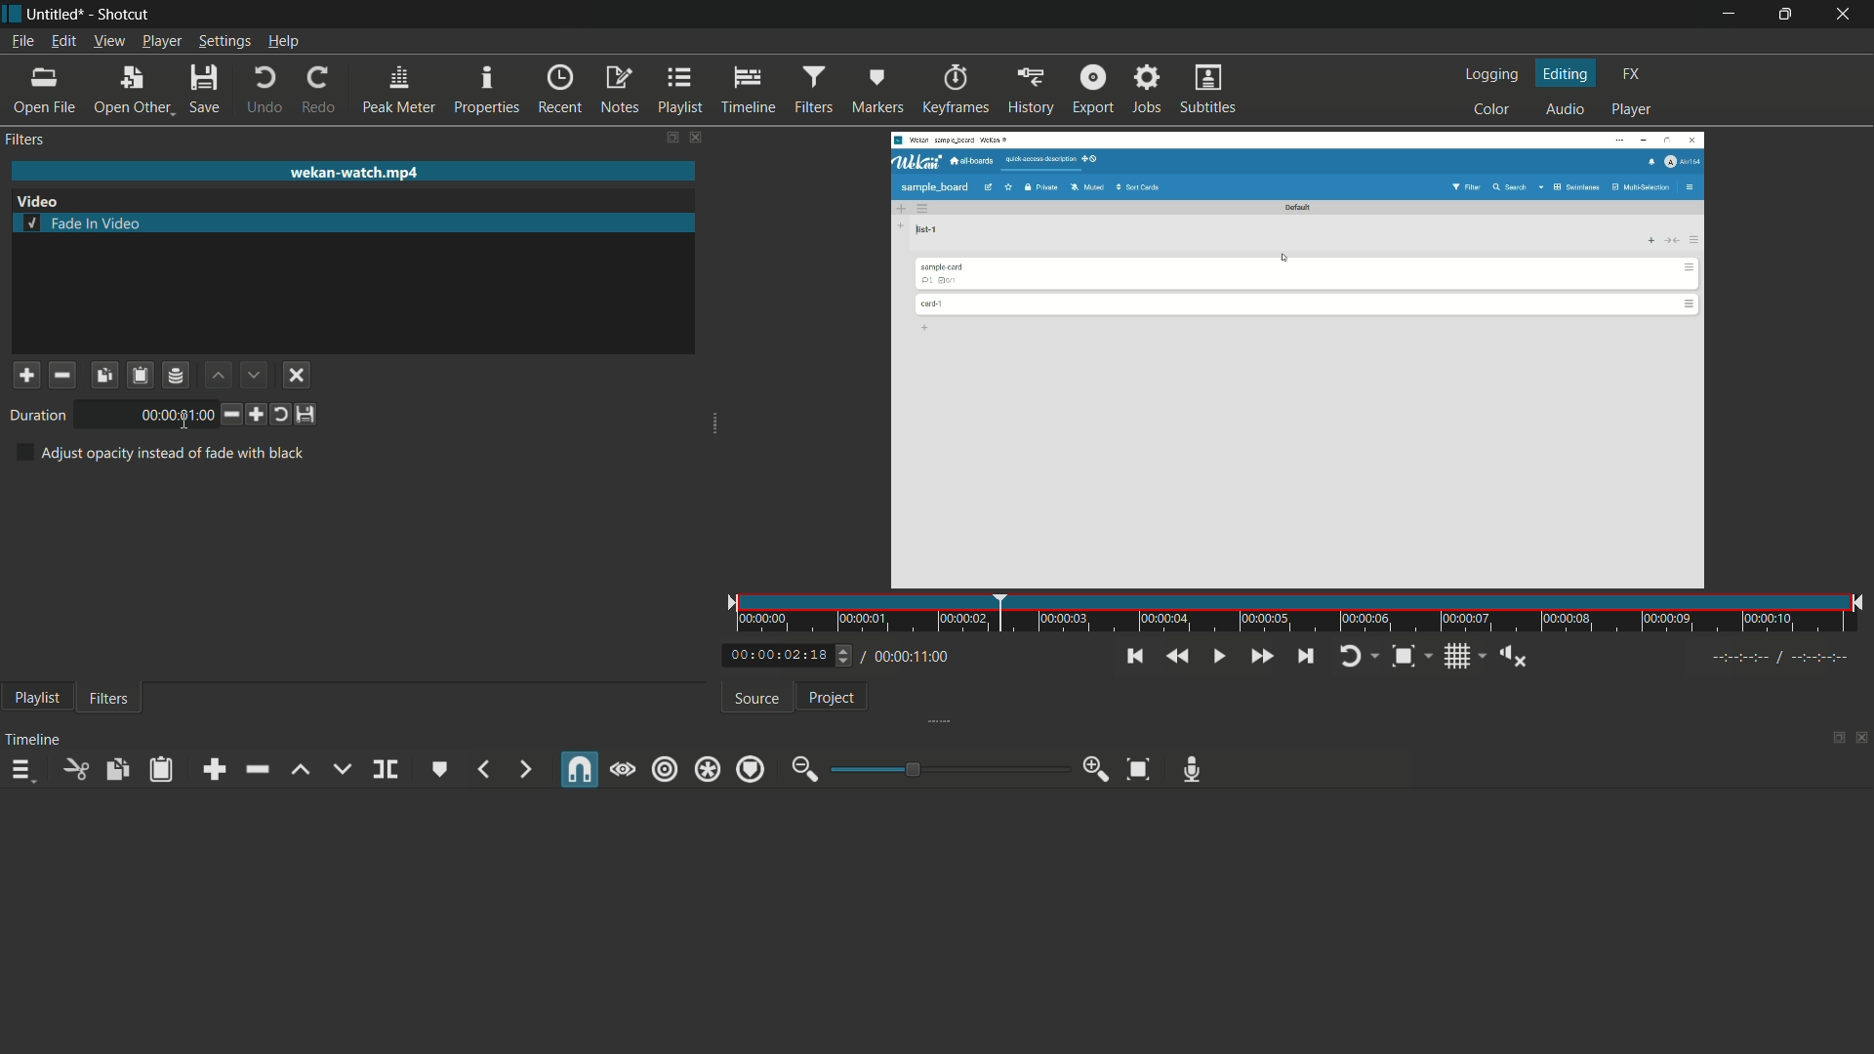 This screenshot has width=1874, height=1054. What do you see at coordinates (1261, 657) in the screenshot?
I see `quickly play forward` at bounding box center [1261, 657].